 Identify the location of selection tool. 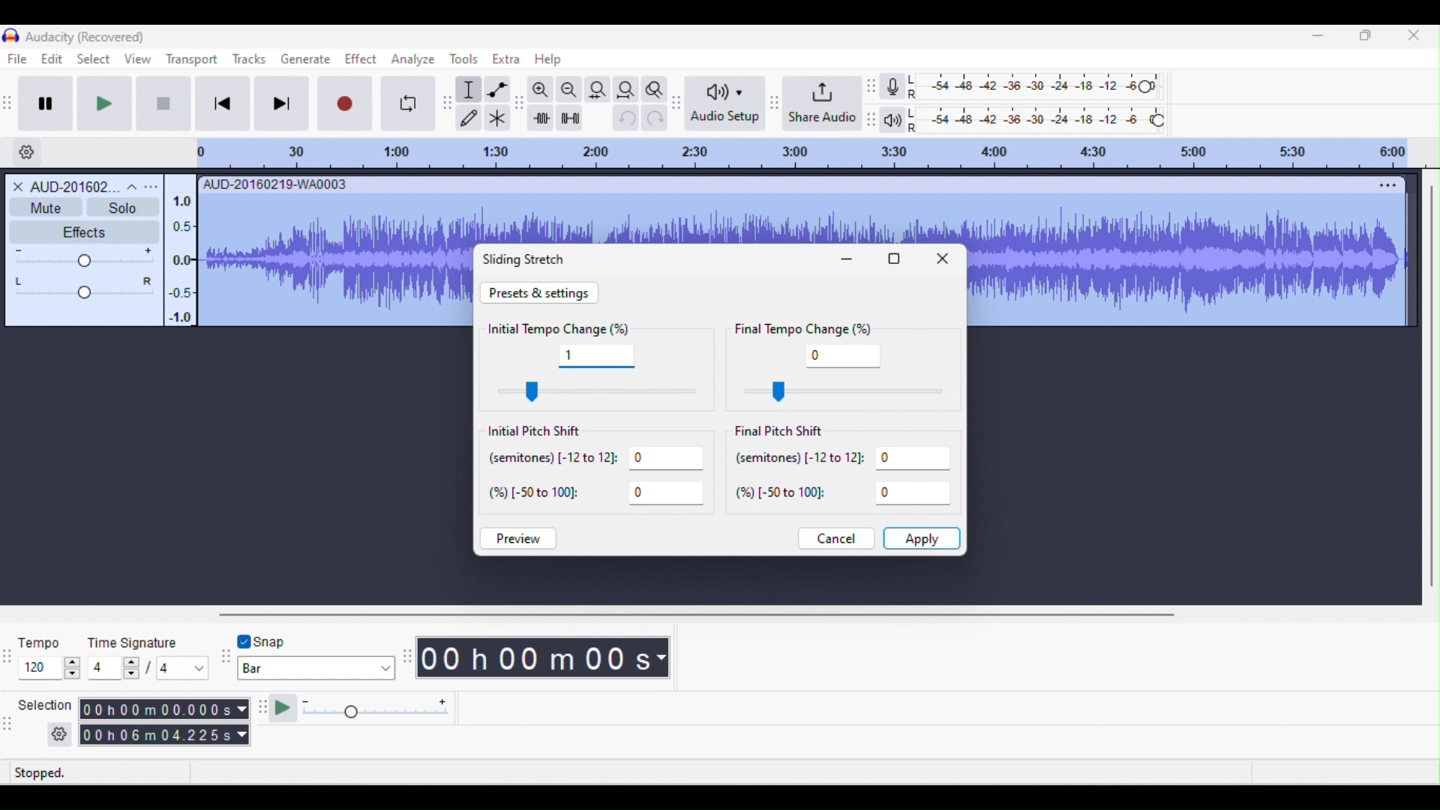
(470, 90).